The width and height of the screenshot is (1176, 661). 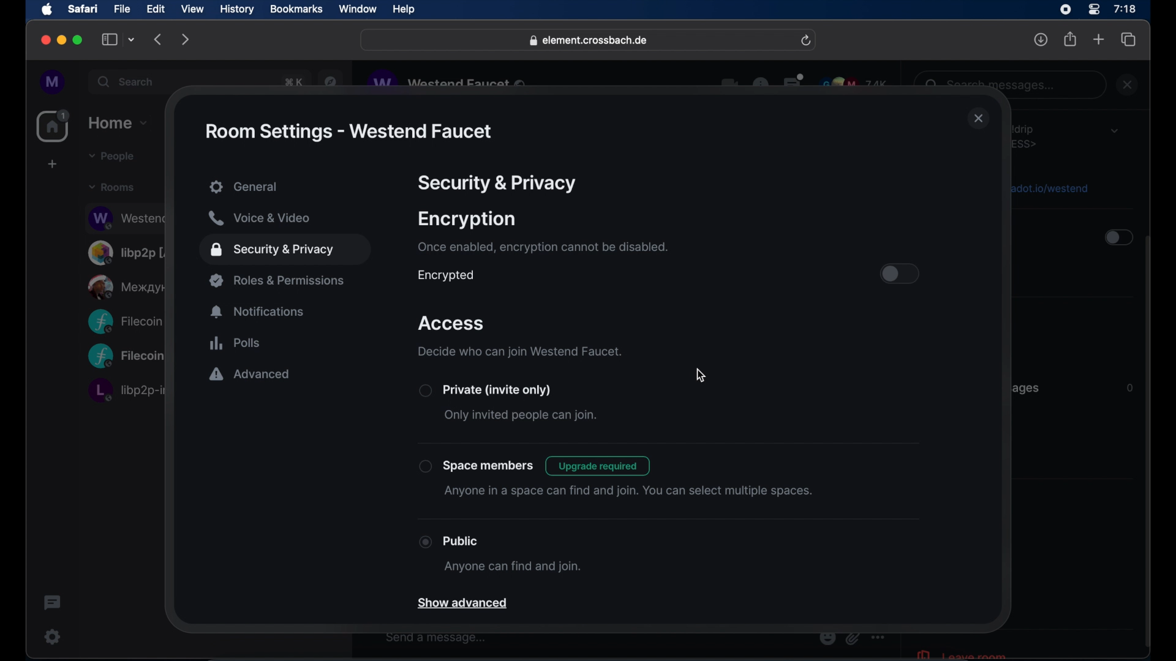 What do you see at coordinates (1099, 39) in the screenshot?
I see `new tab` at bounding box center [1099, 39].